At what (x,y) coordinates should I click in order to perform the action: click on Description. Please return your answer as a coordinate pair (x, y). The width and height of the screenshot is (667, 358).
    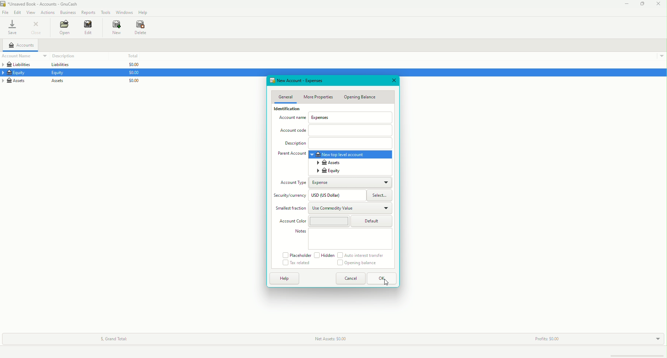
    Looking at the image, I should click on (63, 56).